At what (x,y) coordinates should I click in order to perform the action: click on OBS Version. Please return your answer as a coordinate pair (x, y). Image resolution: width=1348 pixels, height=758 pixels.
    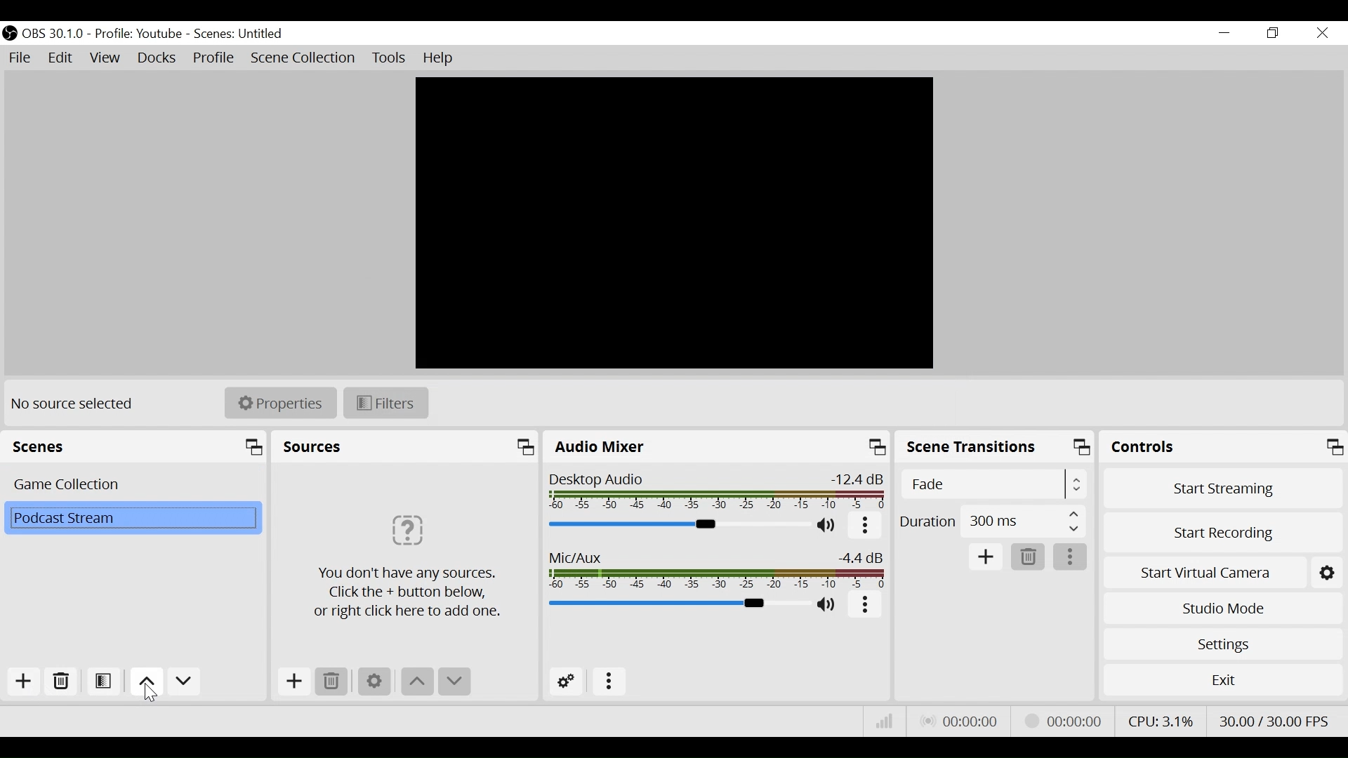
    Looking at the image, I should click on (55, 33).